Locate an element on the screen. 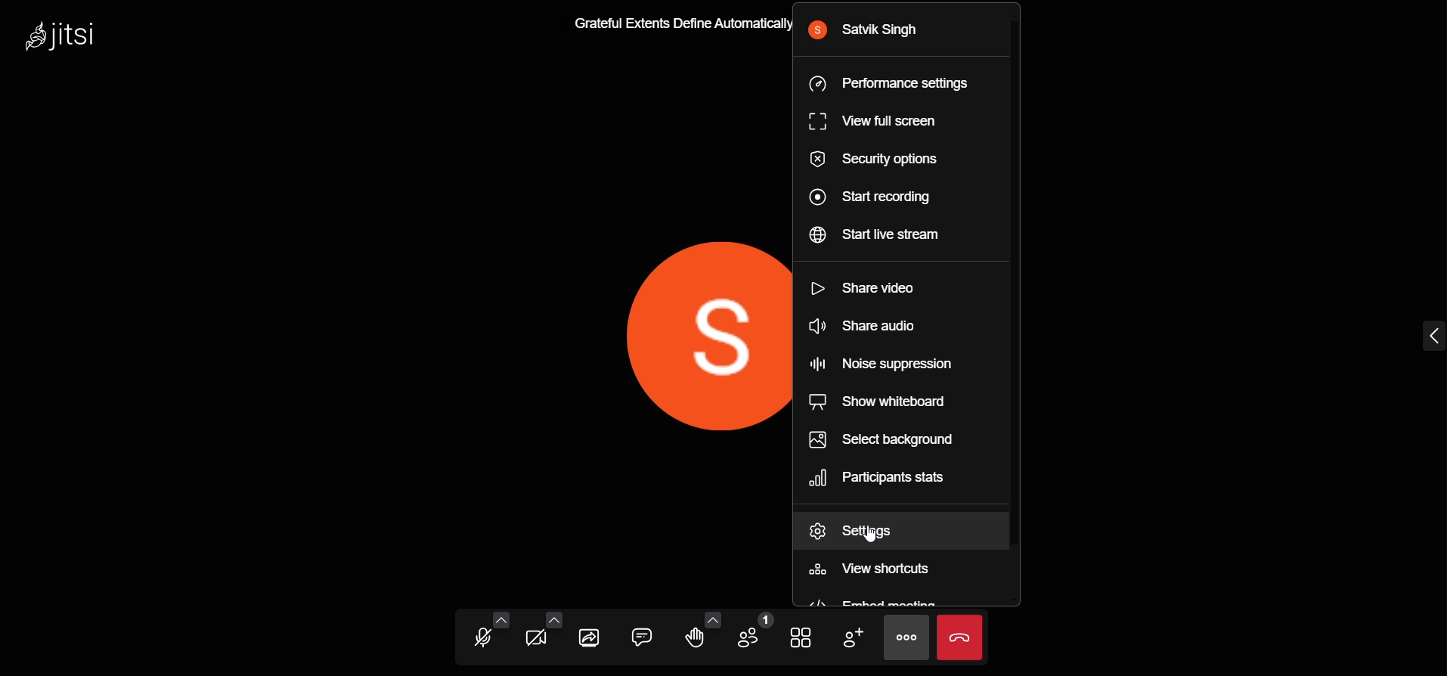 The width and height of the screenshot is (1447, 676). tile view is located at coordinates (799, 634).